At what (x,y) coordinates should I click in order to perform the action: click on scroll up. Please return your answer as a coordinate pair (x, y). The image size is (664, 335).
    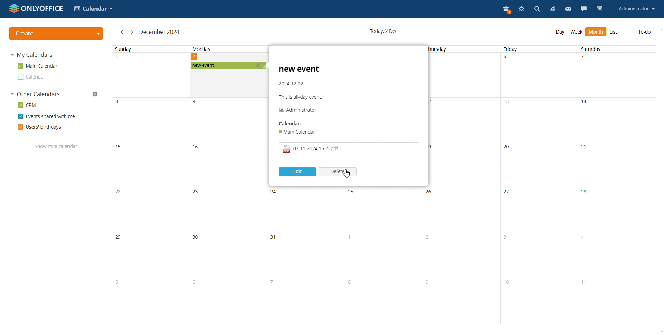
    Looking at the image, I should click on (660, 30).